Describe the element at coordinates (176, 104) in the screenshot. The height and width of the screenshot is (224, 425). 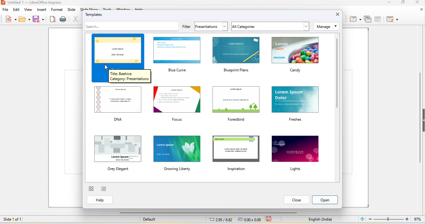
I see `focus` at that location.